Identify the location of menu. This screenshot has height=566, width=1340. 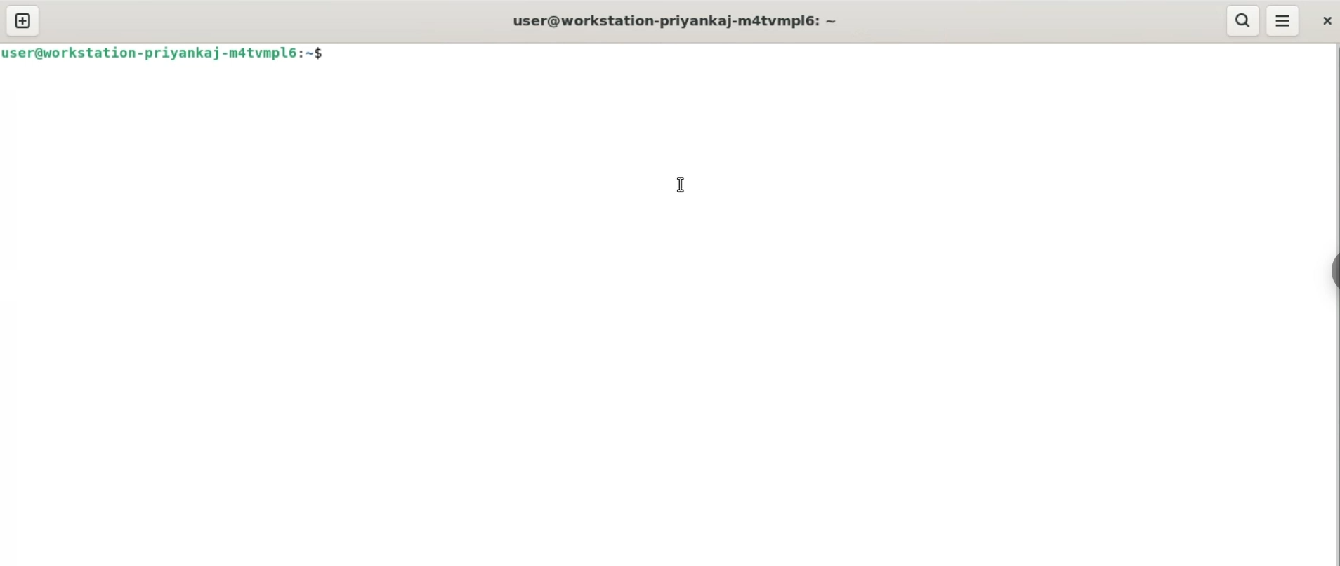
(1284, 21).